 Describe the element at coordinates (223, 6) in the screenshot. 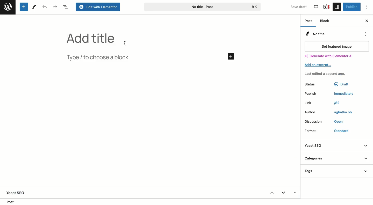

I see `No title - Post ` at that location.